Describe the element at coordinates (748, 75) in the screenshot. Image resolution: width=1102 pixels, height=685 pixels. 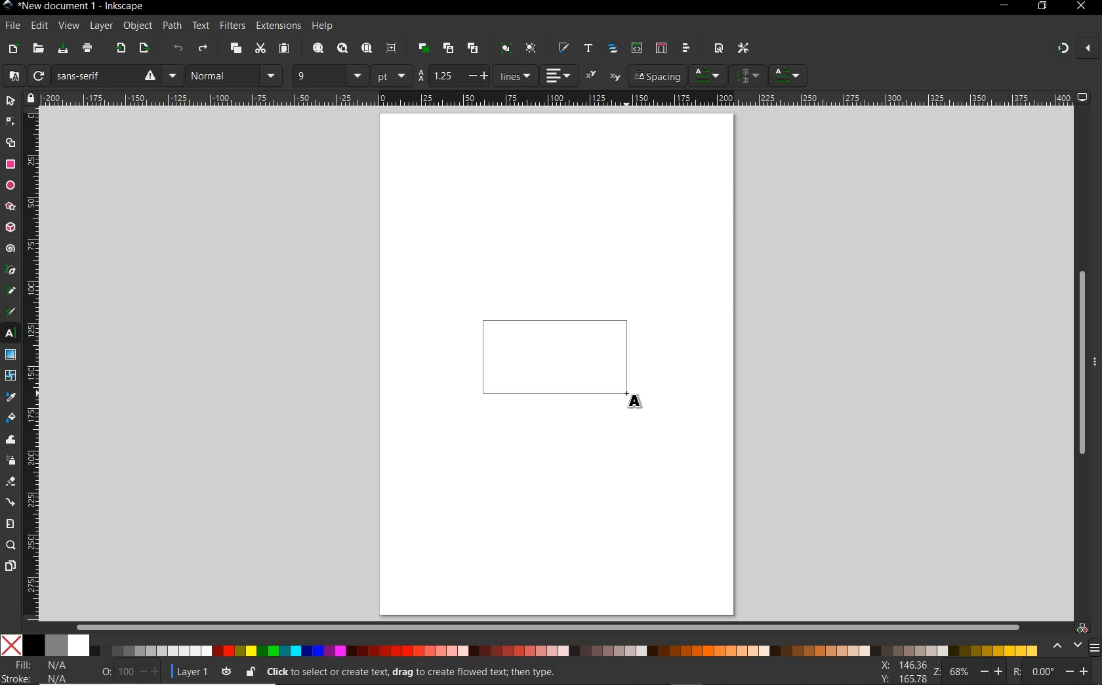
I see `menu` at that location.